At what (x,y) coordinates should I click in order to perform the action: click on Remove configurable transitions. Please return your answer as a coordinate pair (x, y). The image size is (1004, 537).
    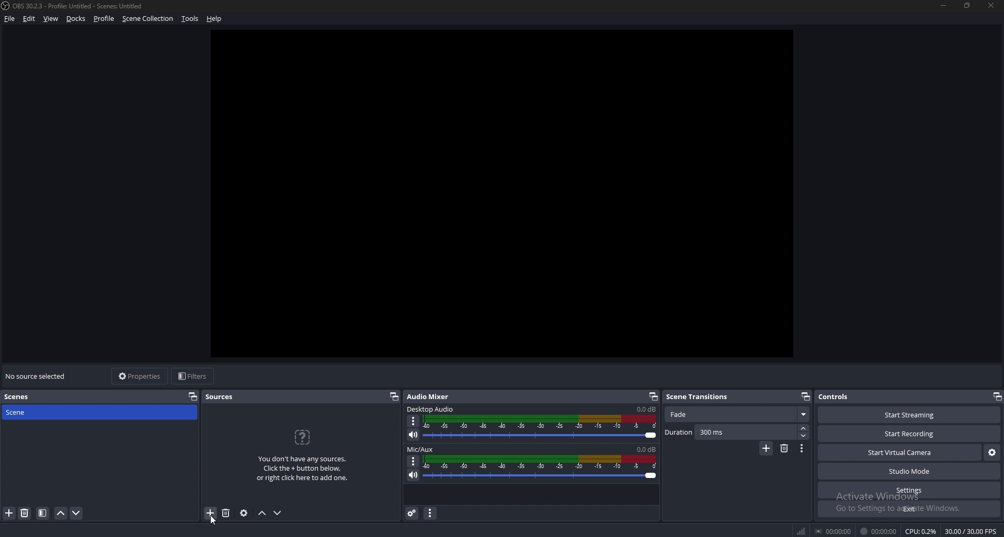
    Looking at the image, I should click on (785, 448).